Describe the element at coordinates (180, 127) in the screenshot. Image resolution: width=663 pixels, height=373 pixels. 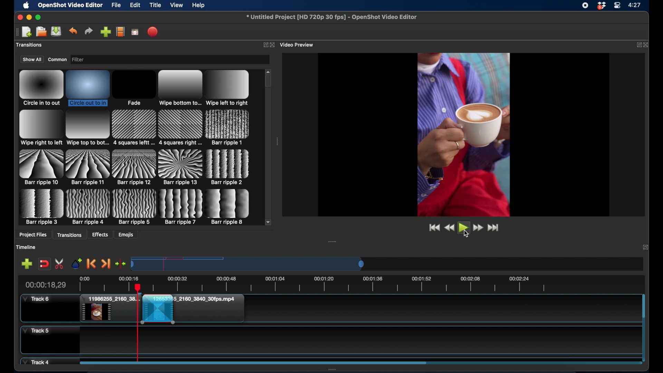
I see `transition` at that location.